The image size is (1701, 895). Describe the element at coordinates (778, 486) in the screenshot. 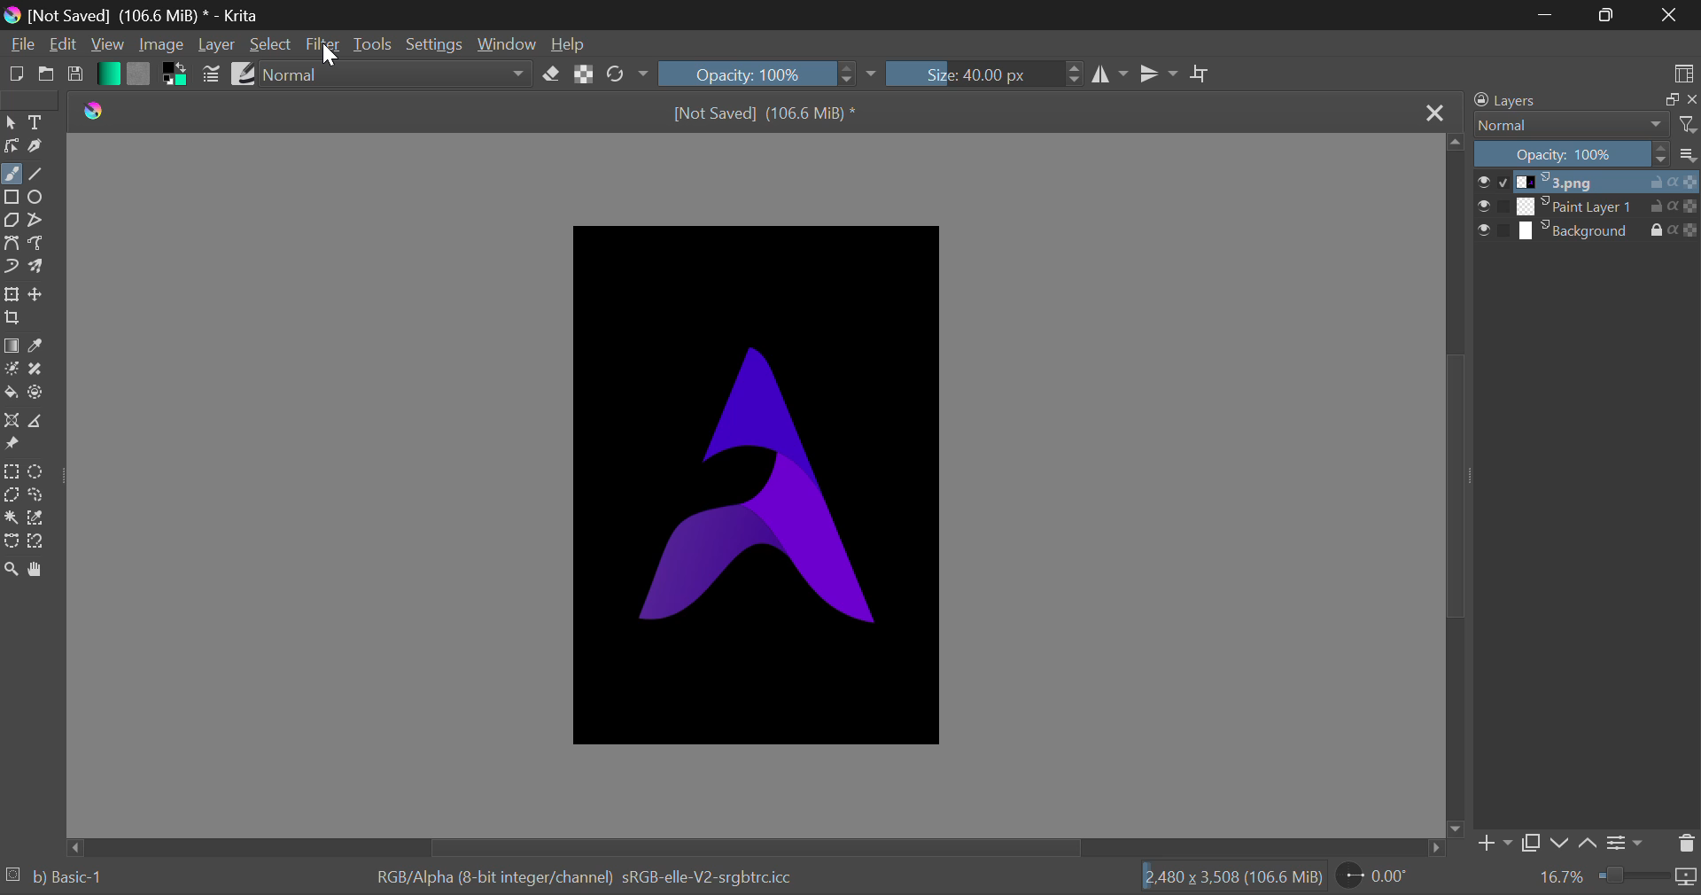

I see `Image in Workspace` at that location.